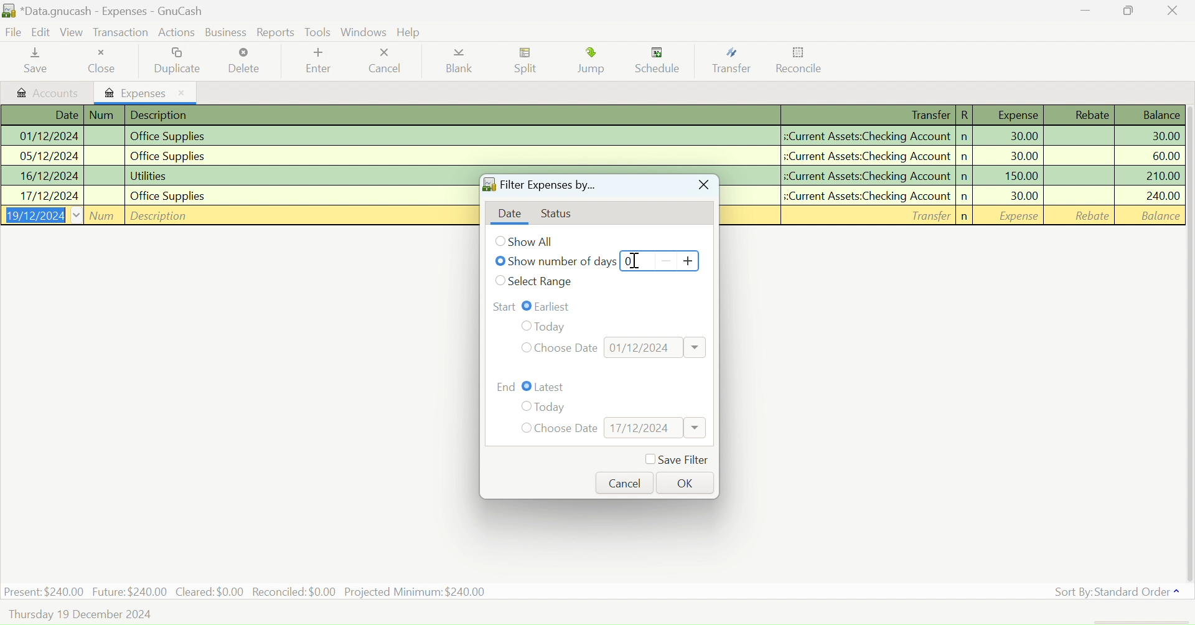 The height and width of the screenshot is (625, 1195). I want to click on Duplicate, so click(180, 60).